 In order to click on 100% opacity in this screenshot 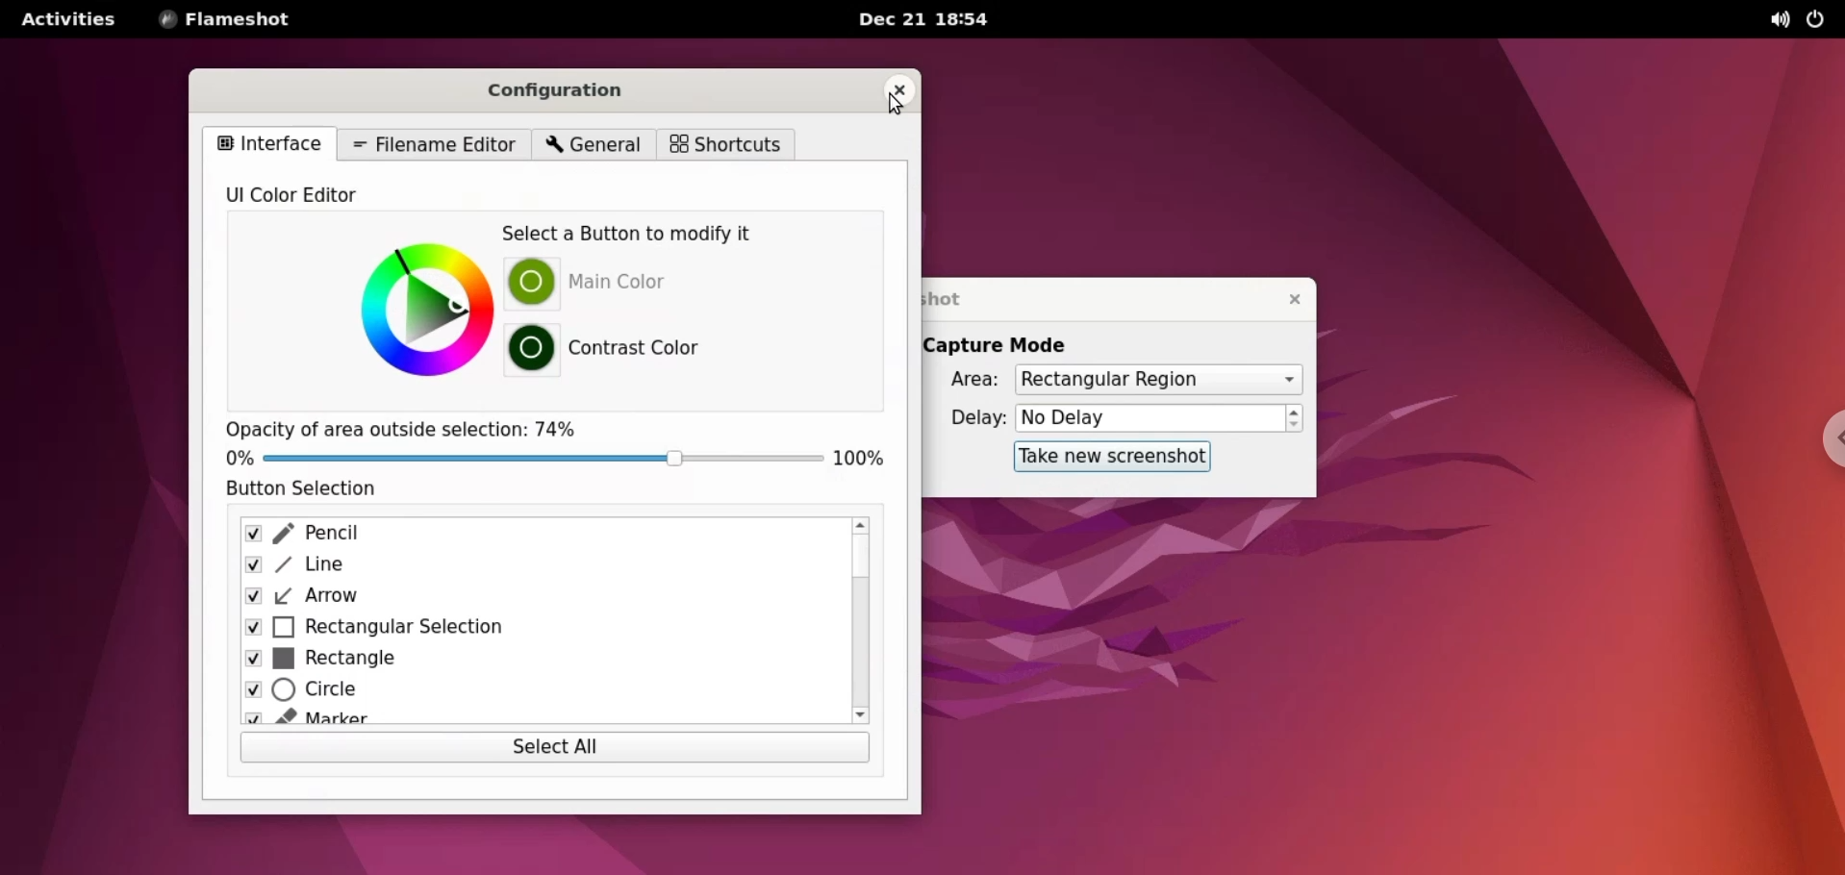, I will do `click(863, 459)`.